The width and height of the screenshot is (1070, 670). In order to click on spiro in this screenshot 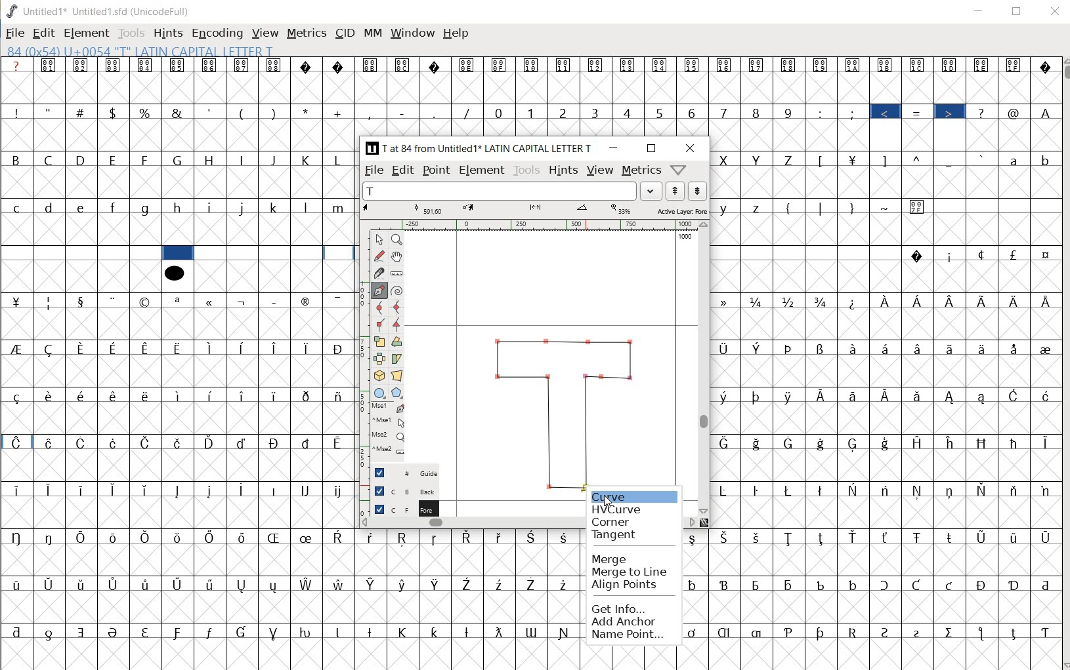, I will do `click(397, 290)`.